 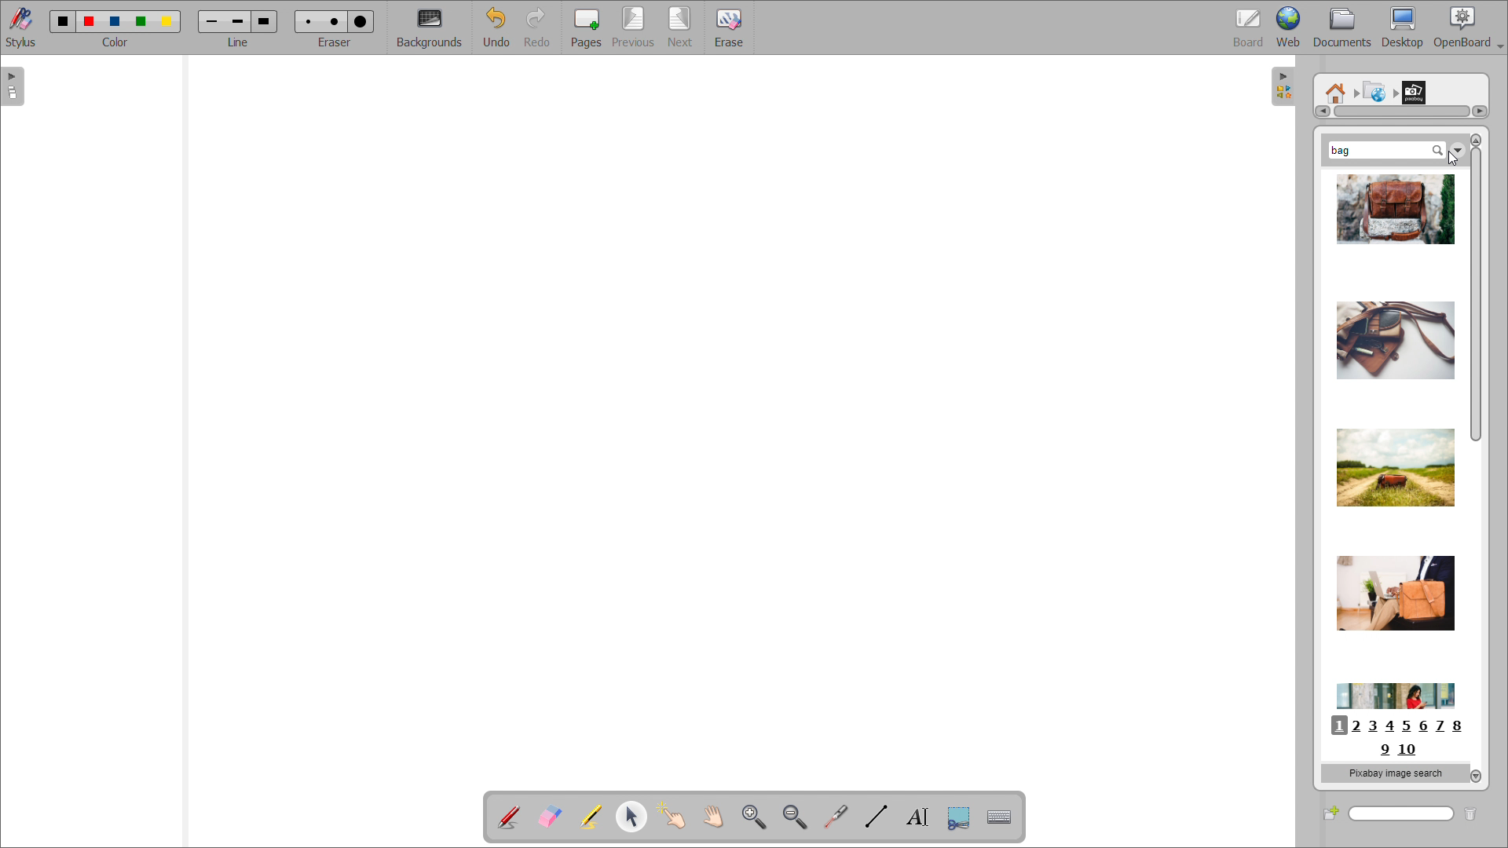 What do you see at coordinates (1475, 140) in the screenshot?
I see `scroll up` at bounding box center [1475, 140].